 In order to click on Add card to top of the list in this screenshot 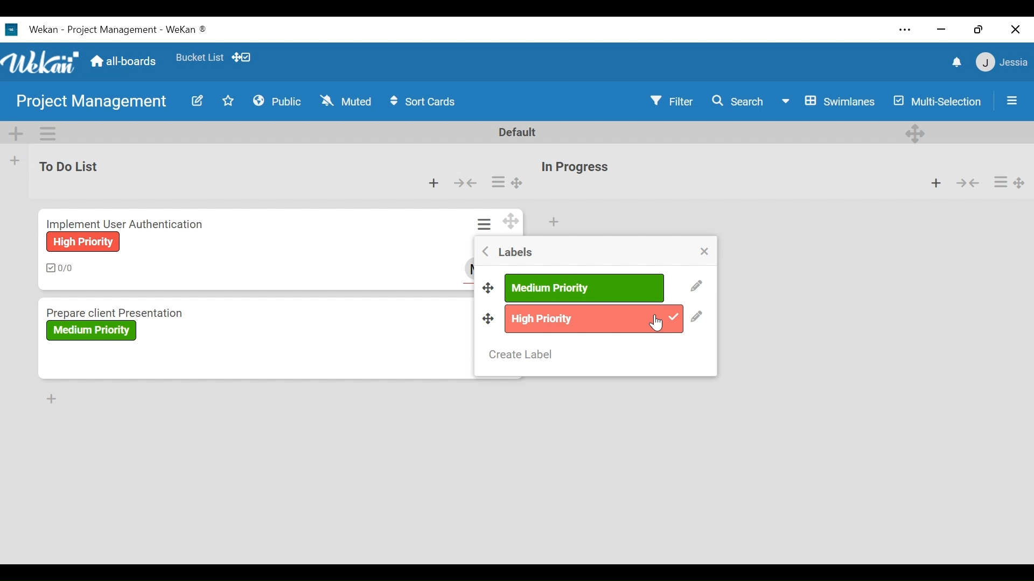, I will do `click(936, 182)`.